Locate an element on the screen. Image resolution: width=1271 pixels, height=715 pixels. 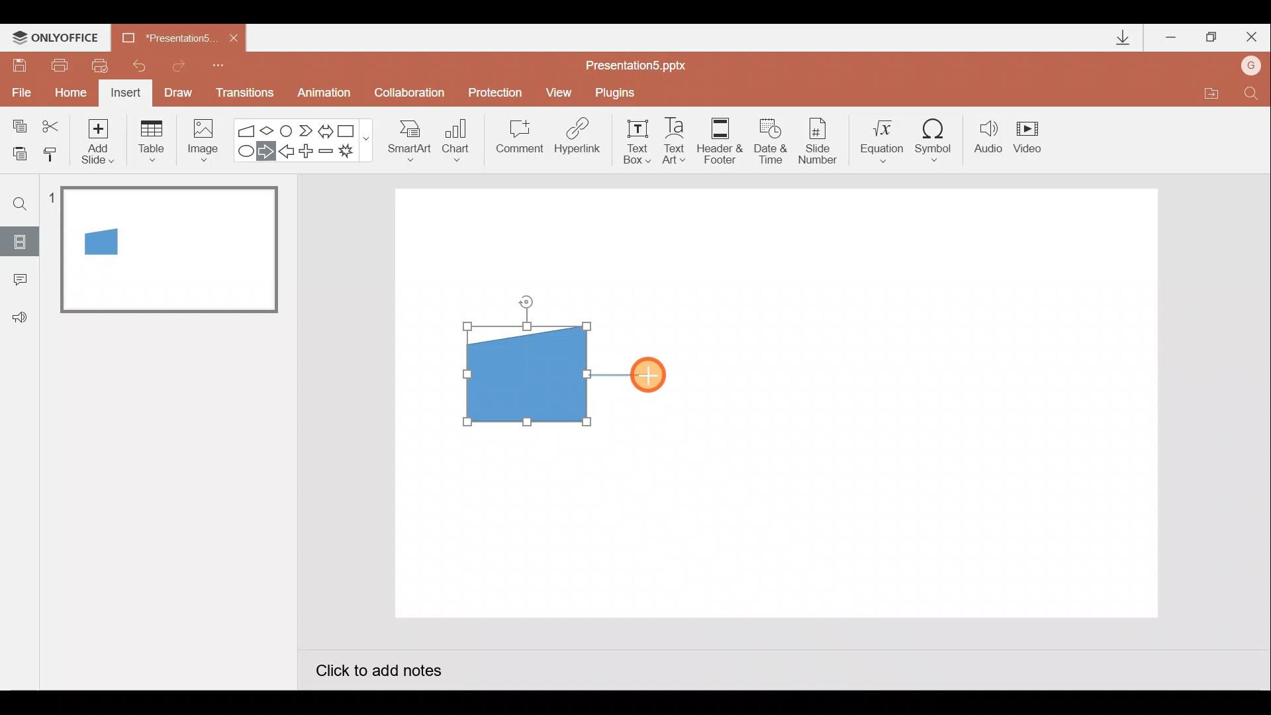
Flow chart-decision is located at coordinates (269, 130).